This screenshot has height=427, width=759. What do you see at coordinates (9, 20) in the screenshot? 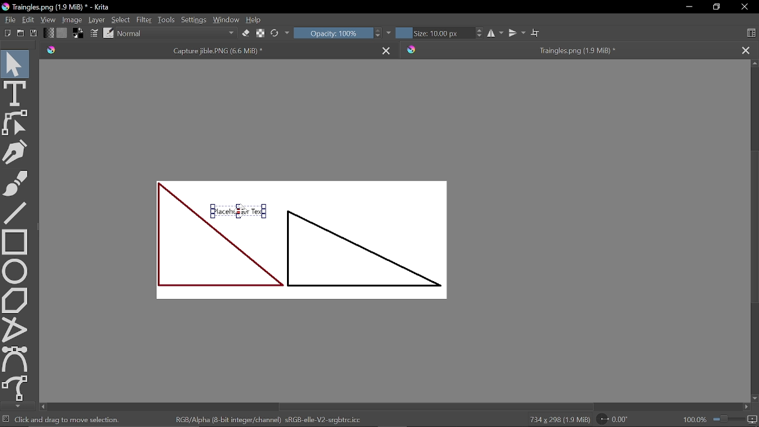
I see `File` at bounding box center [9, 20].